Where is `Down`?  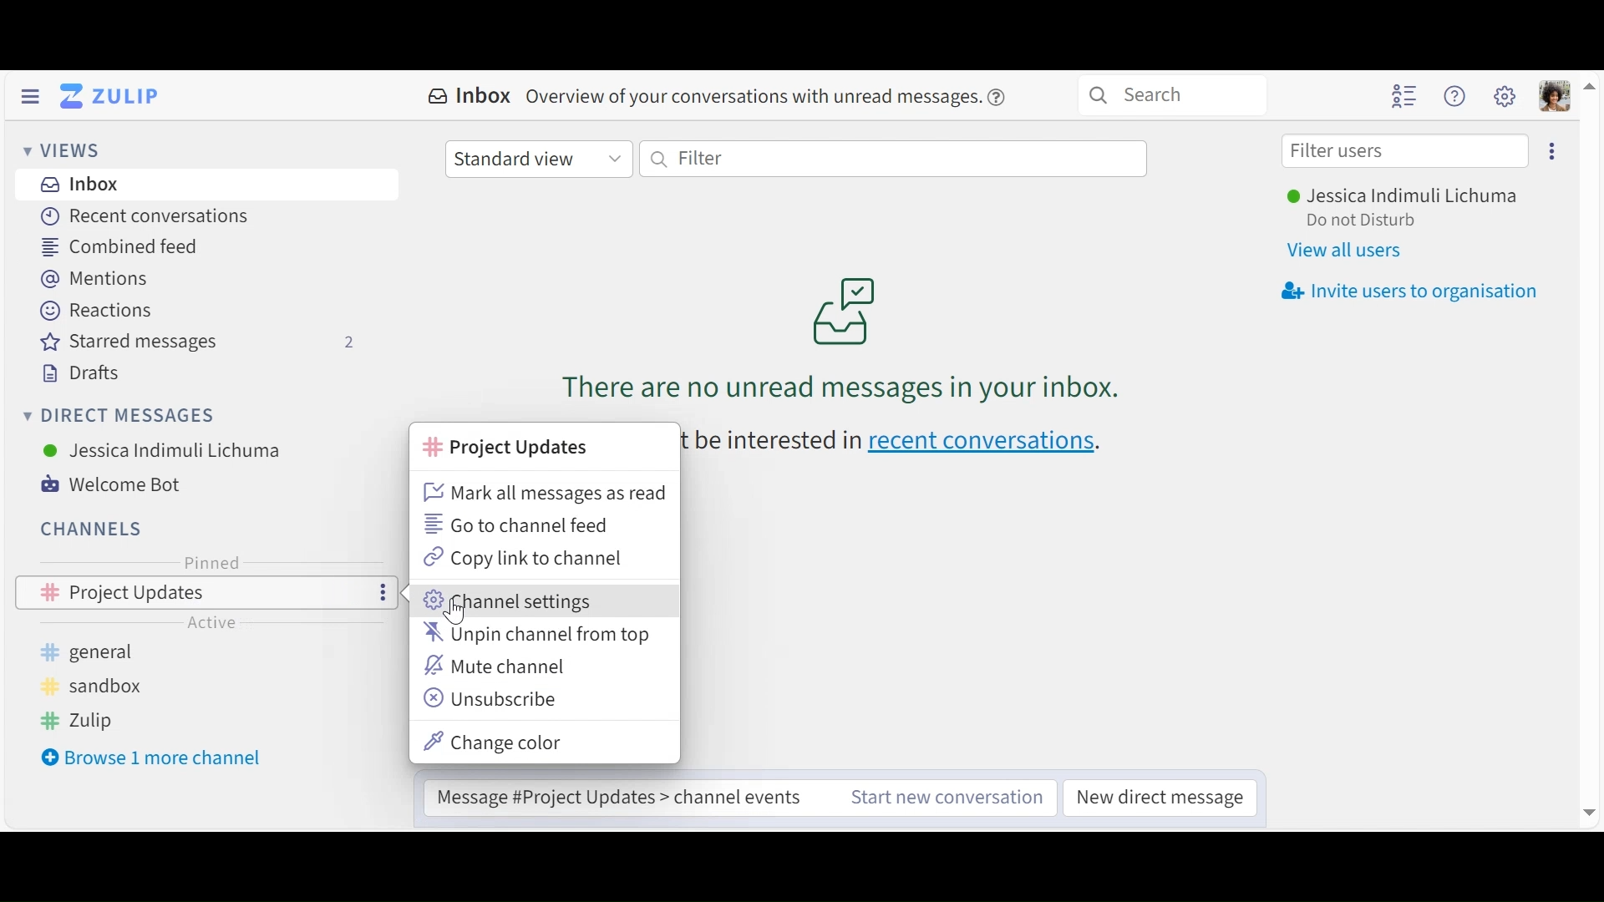 Down is located at coordinates (1585, 813).